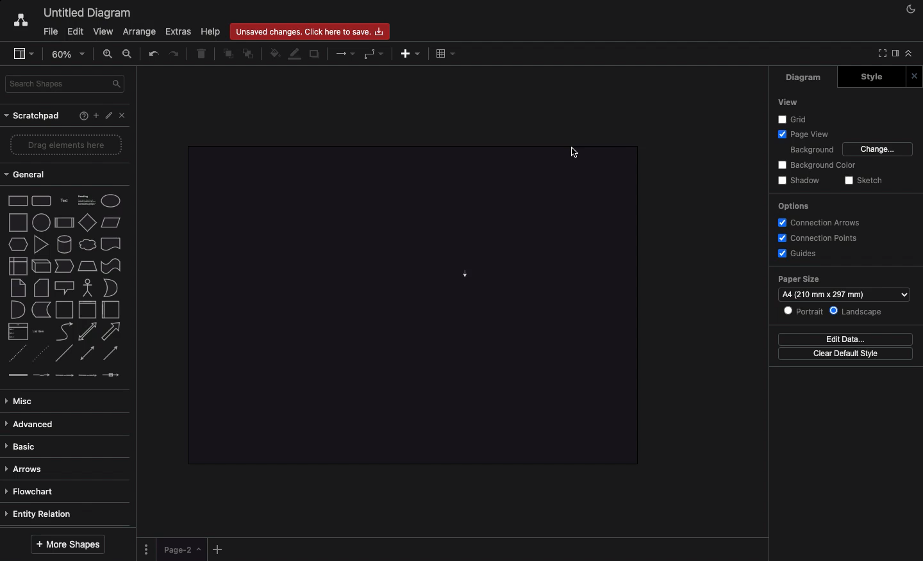 This screenshot has height=561, width=923. Describe the element at coordinates (228, 54) in the screenshot. I see `To front` at that location.